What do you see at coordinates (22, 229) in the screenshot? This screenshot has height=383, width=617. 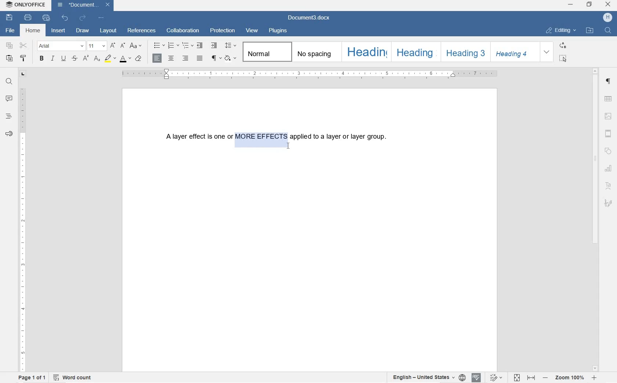 I see `RULER` at bounding box center [22, 229].